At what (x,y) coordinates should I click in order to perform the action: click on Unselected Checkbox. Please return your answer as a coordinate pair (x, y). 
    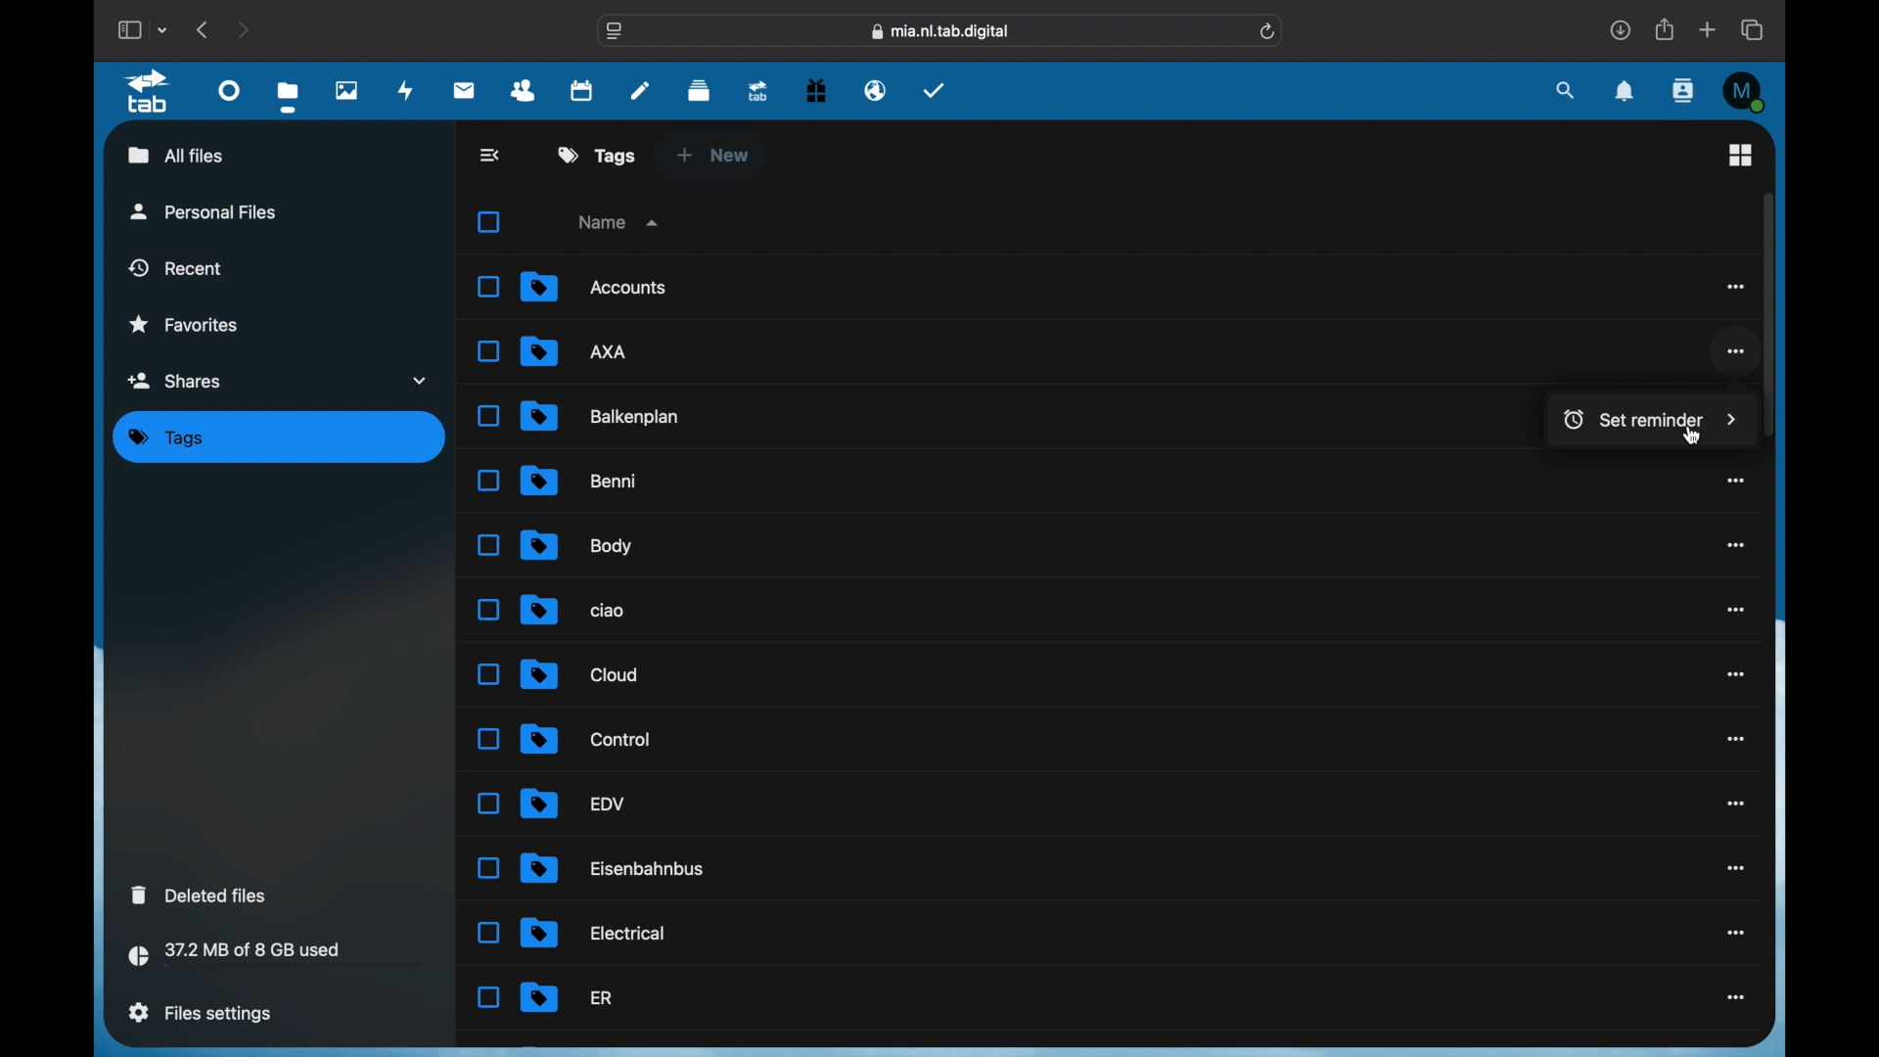
    Looking at the image, I should click on (488, 610).